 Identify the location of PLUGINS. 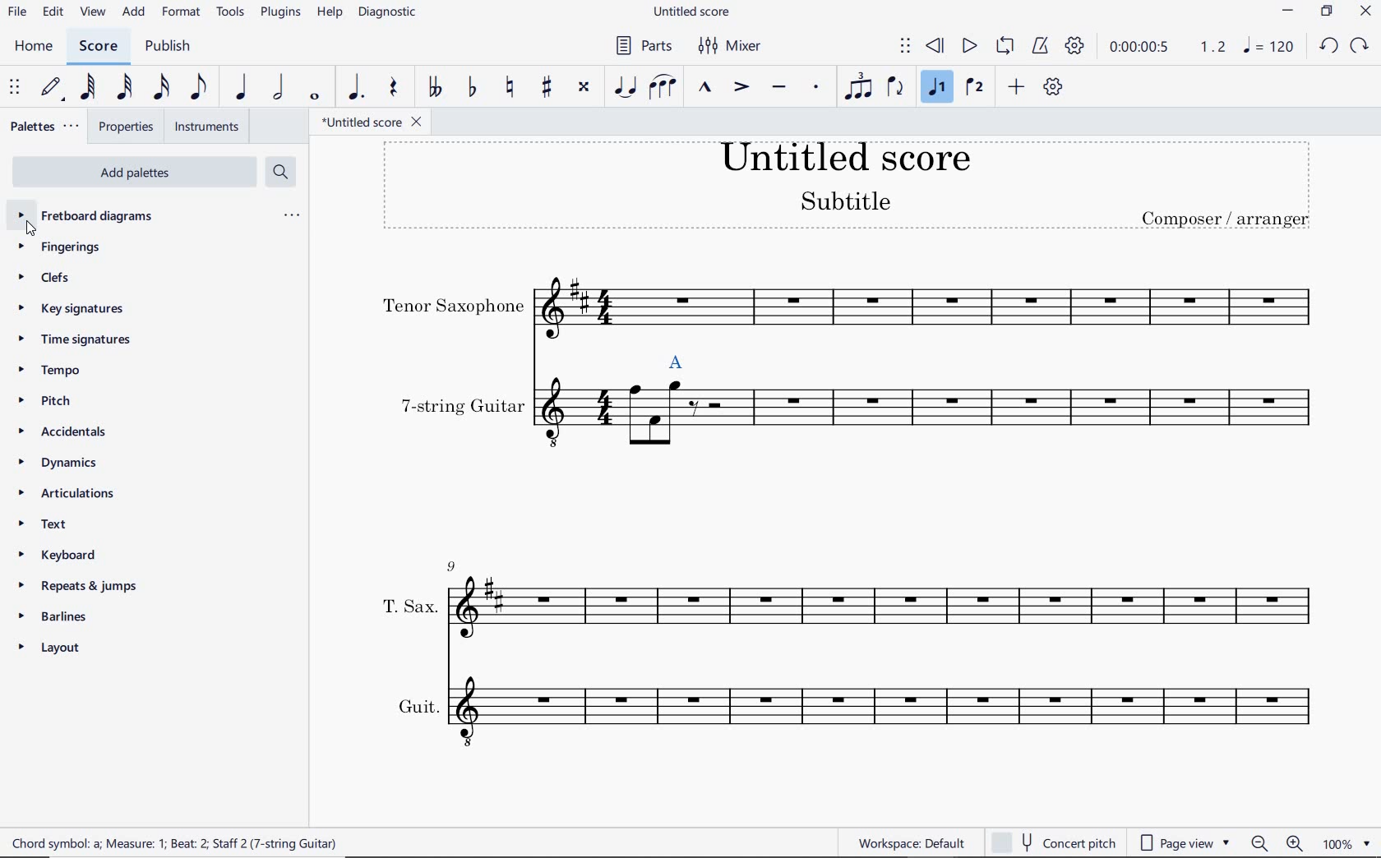
(282, 15).